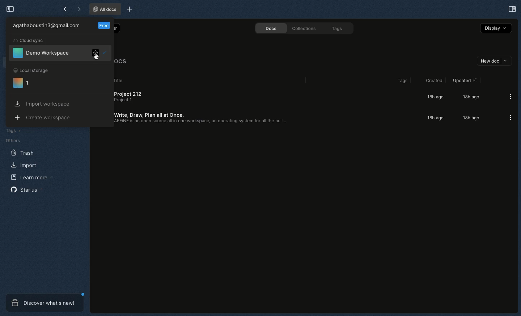 The image size is (521, 316). What do you see at coordinates (469, 118) in the screenshot?
I see `18h ago` at bounding box center [469, 118].